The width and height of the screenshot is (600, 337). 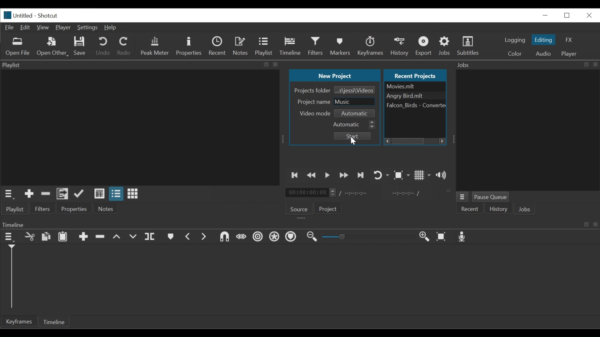 What do you see at coordinates (423, 175) in the screenshot?
I see `Toggle display grid on the player` at bounding box center [423, 175].